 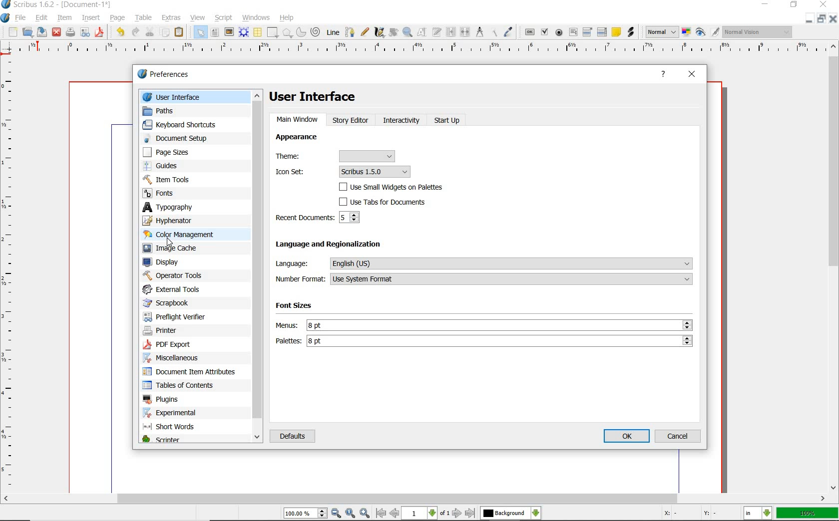 What do you see at coordinates (301, 32) in the screenshot?
I see `arc` at bounding box center [301, 32].